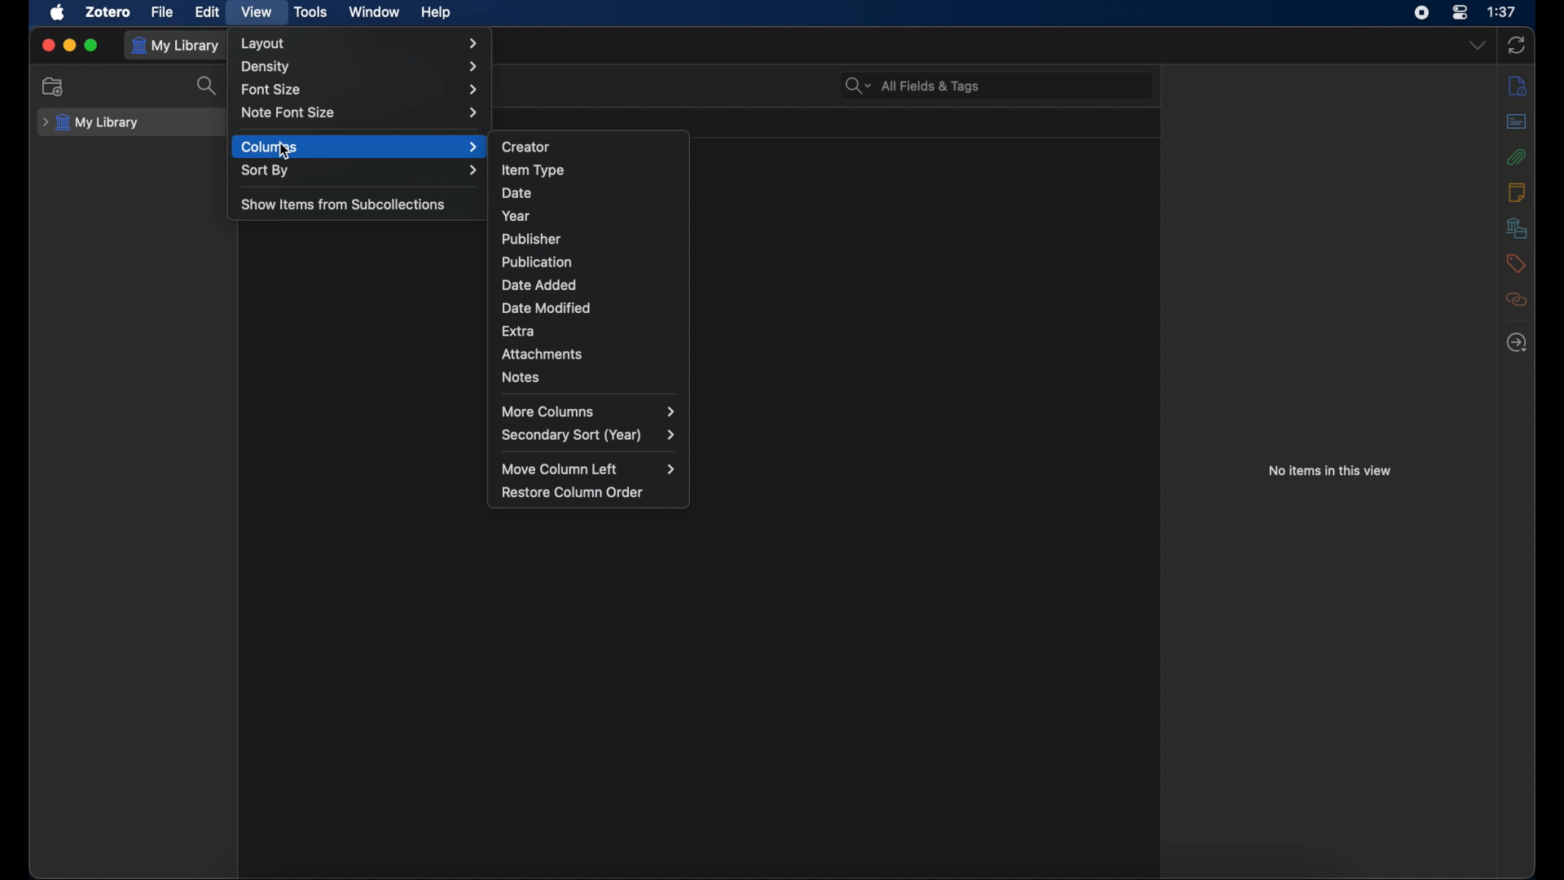  Describe the element at coordinates (109, 11) in the screenshot. I see `zotero` at that location.